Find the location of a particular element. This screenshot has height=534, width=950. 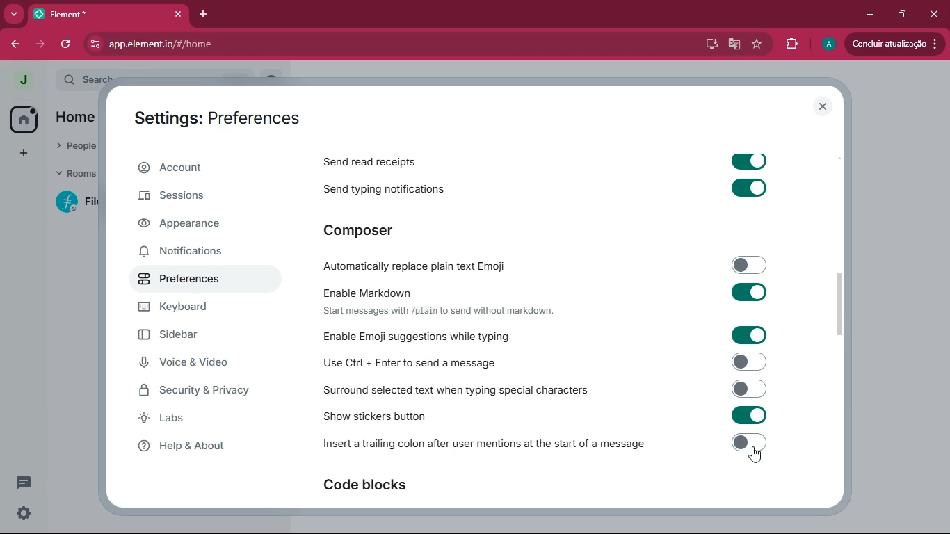

code blocks is located at coordinates (371, 485).